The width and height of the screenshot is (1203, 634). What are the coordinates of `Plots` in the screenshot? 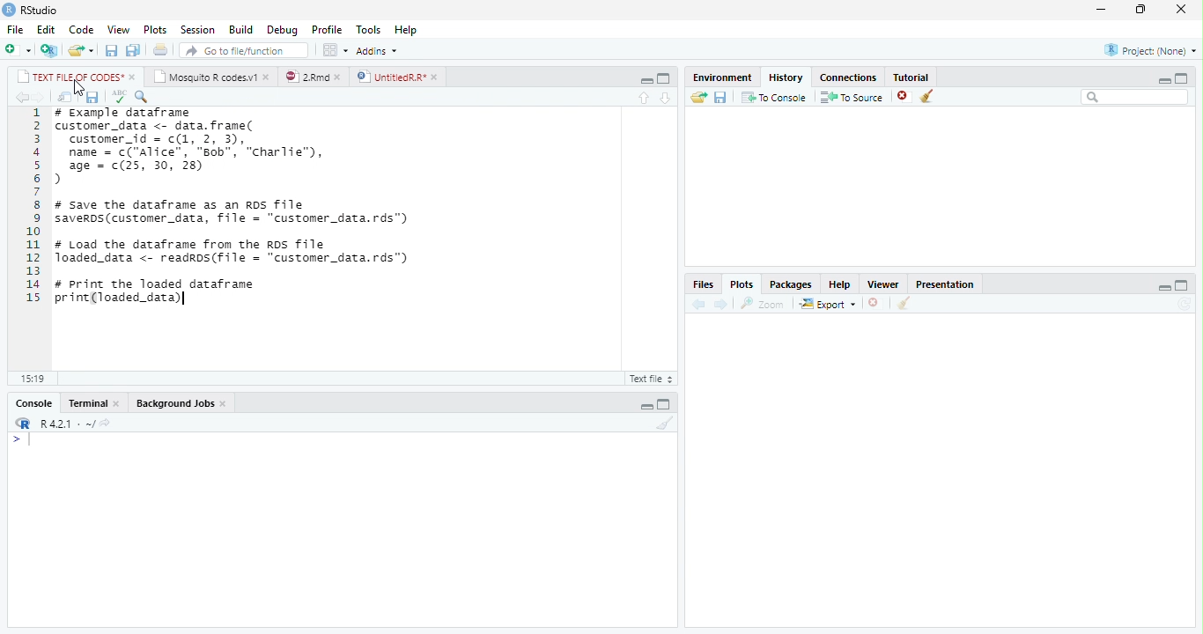 It's located at (154, 30).